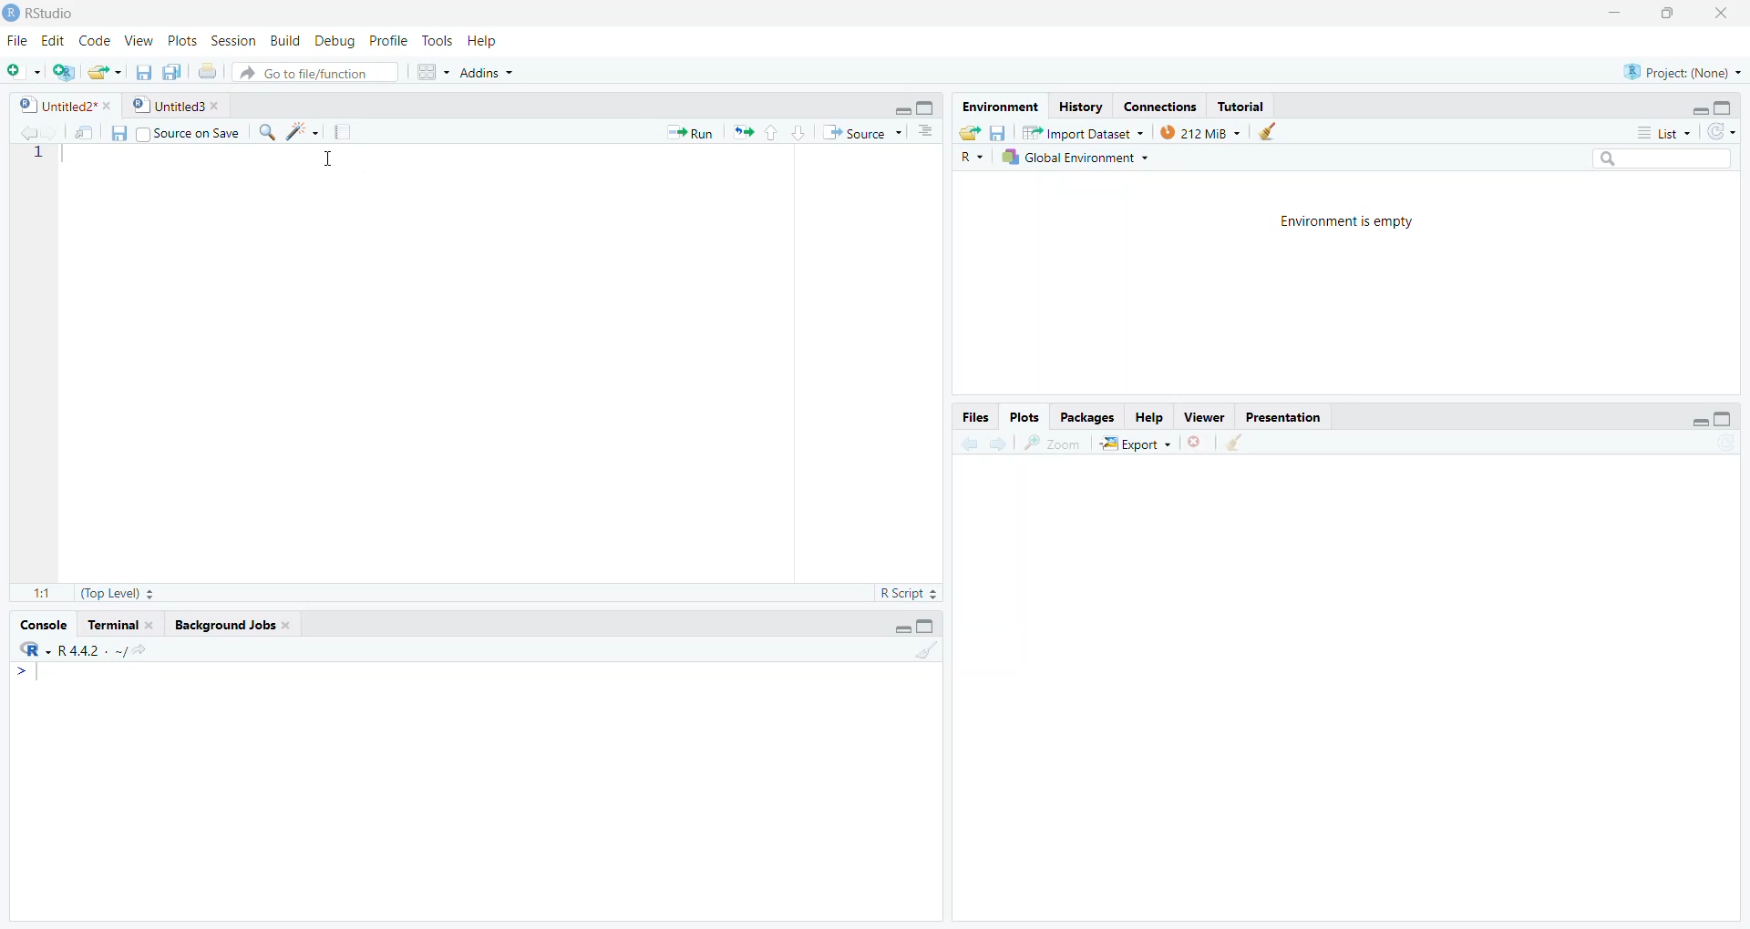 The height and width of the screenshot is (929, 1750). Describe the element at coordinates (1053, 442) in the screenshot. I see `zoom` at that location.